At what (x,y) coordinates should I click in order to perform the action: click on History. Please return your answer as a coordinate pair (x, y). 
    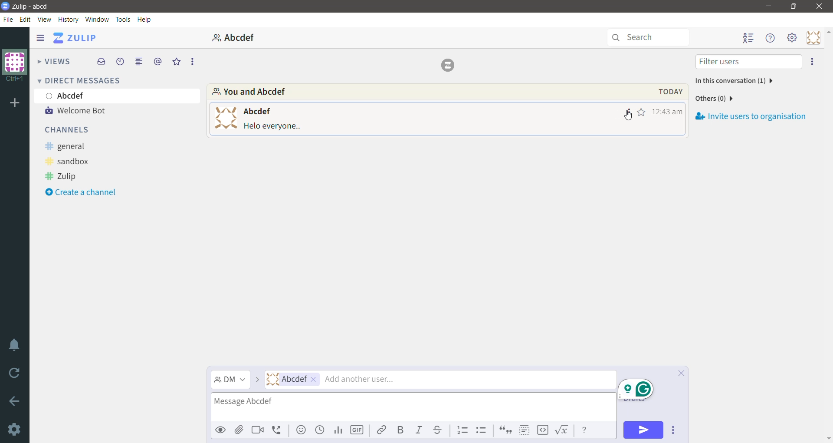
    Looking at the image, I should click on (69, 19).